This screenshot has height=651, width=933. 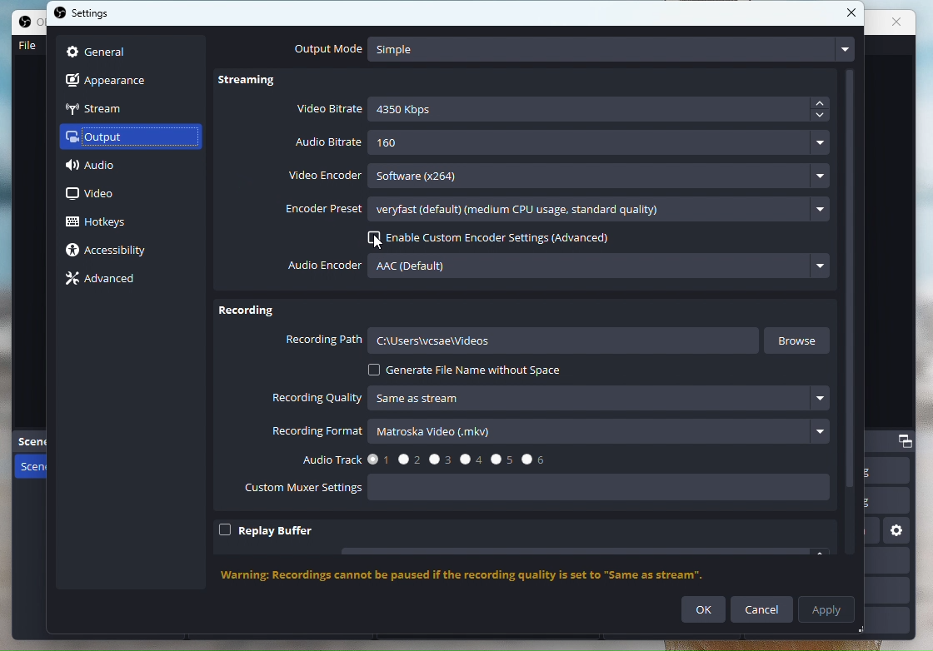 I want to click on Video Bitrate, so click(x=564, y=111).